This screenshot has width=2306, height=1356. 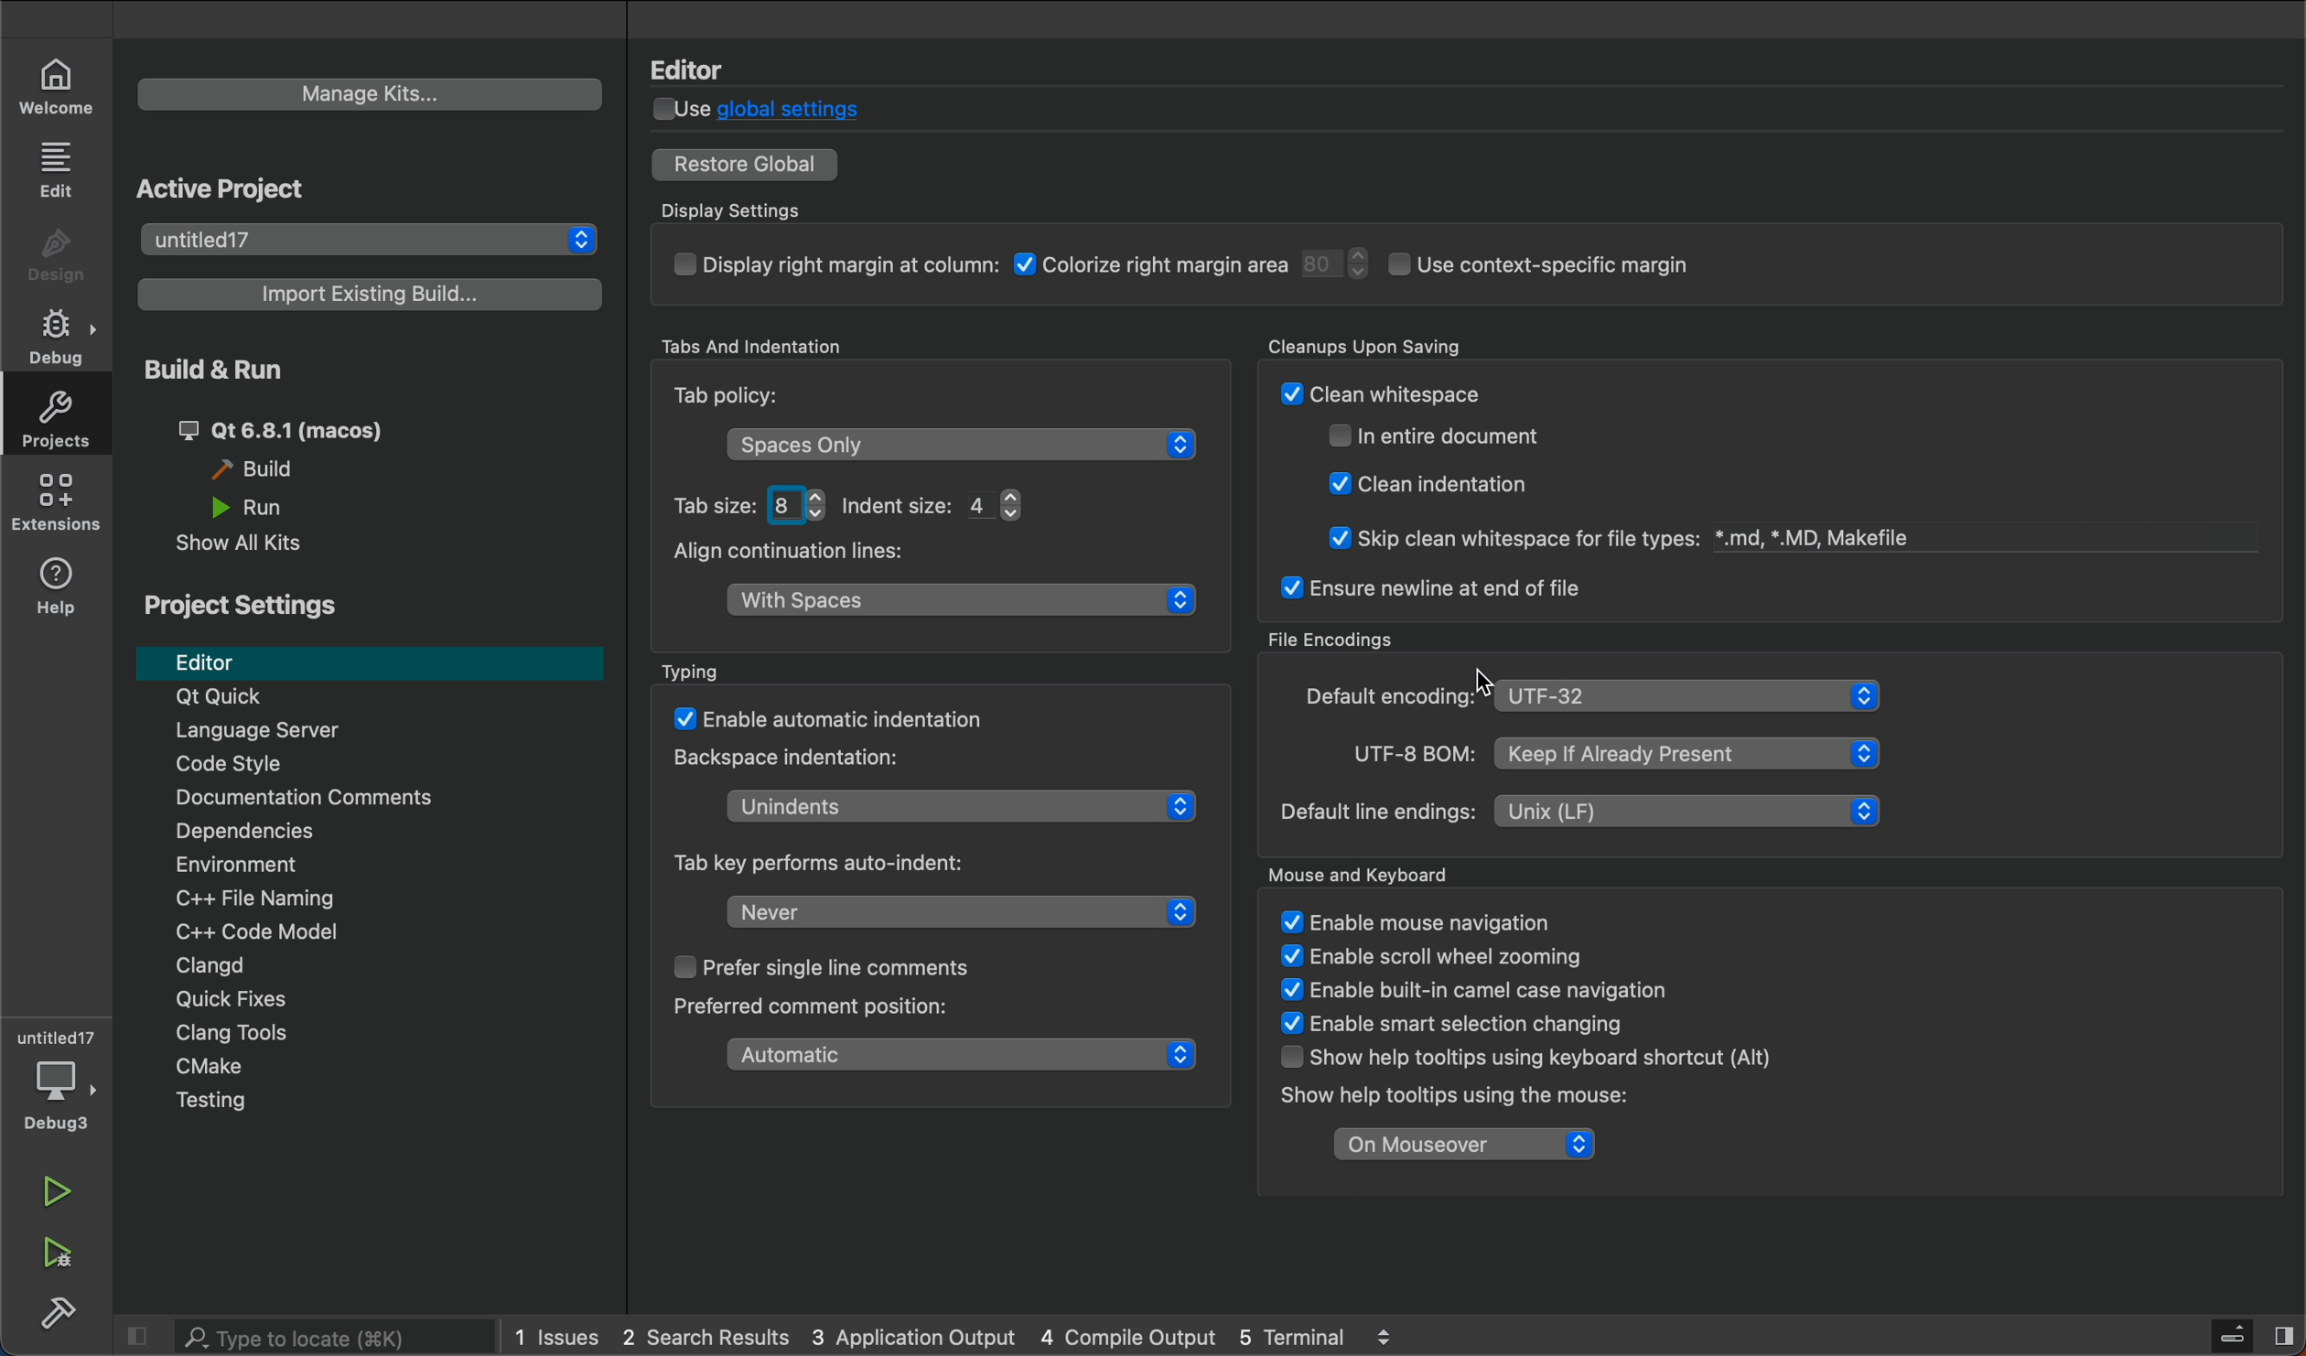 I want to click on , so click(x=267, y=510).